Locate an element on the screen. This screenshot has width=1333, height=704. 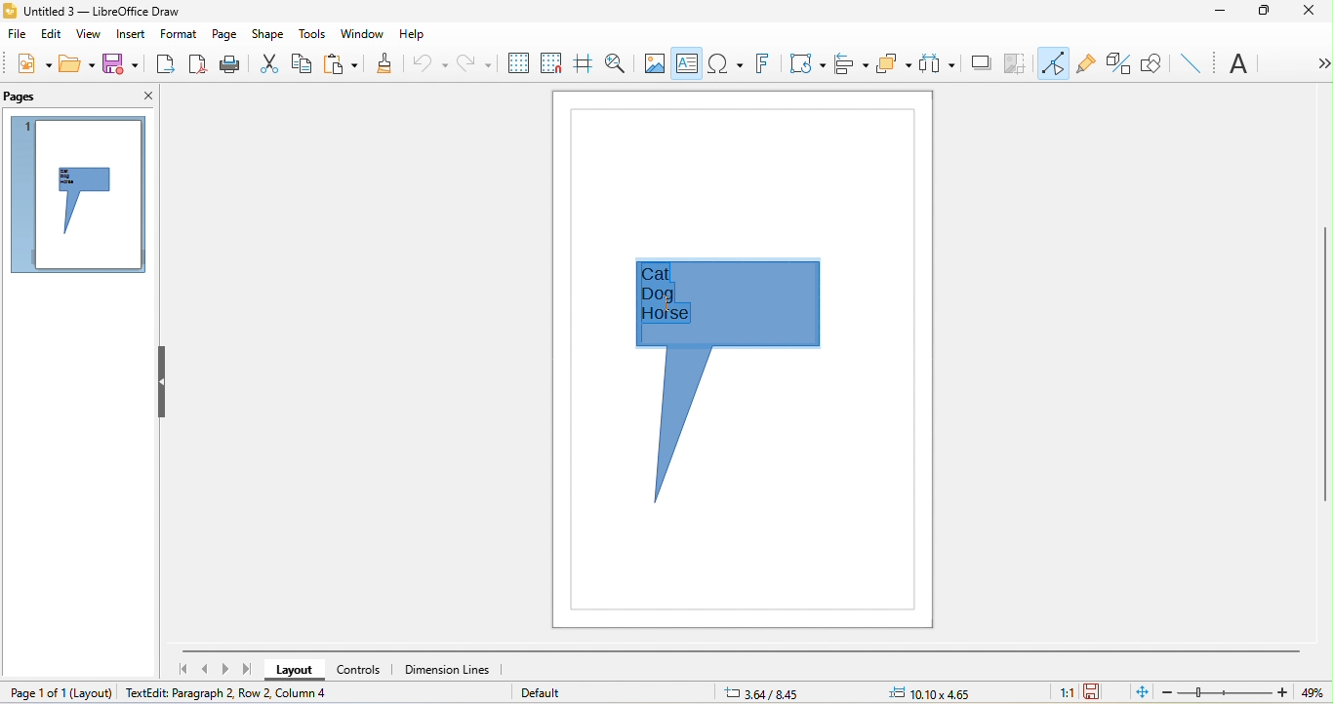
shadow is located at coordinates (980, 66).